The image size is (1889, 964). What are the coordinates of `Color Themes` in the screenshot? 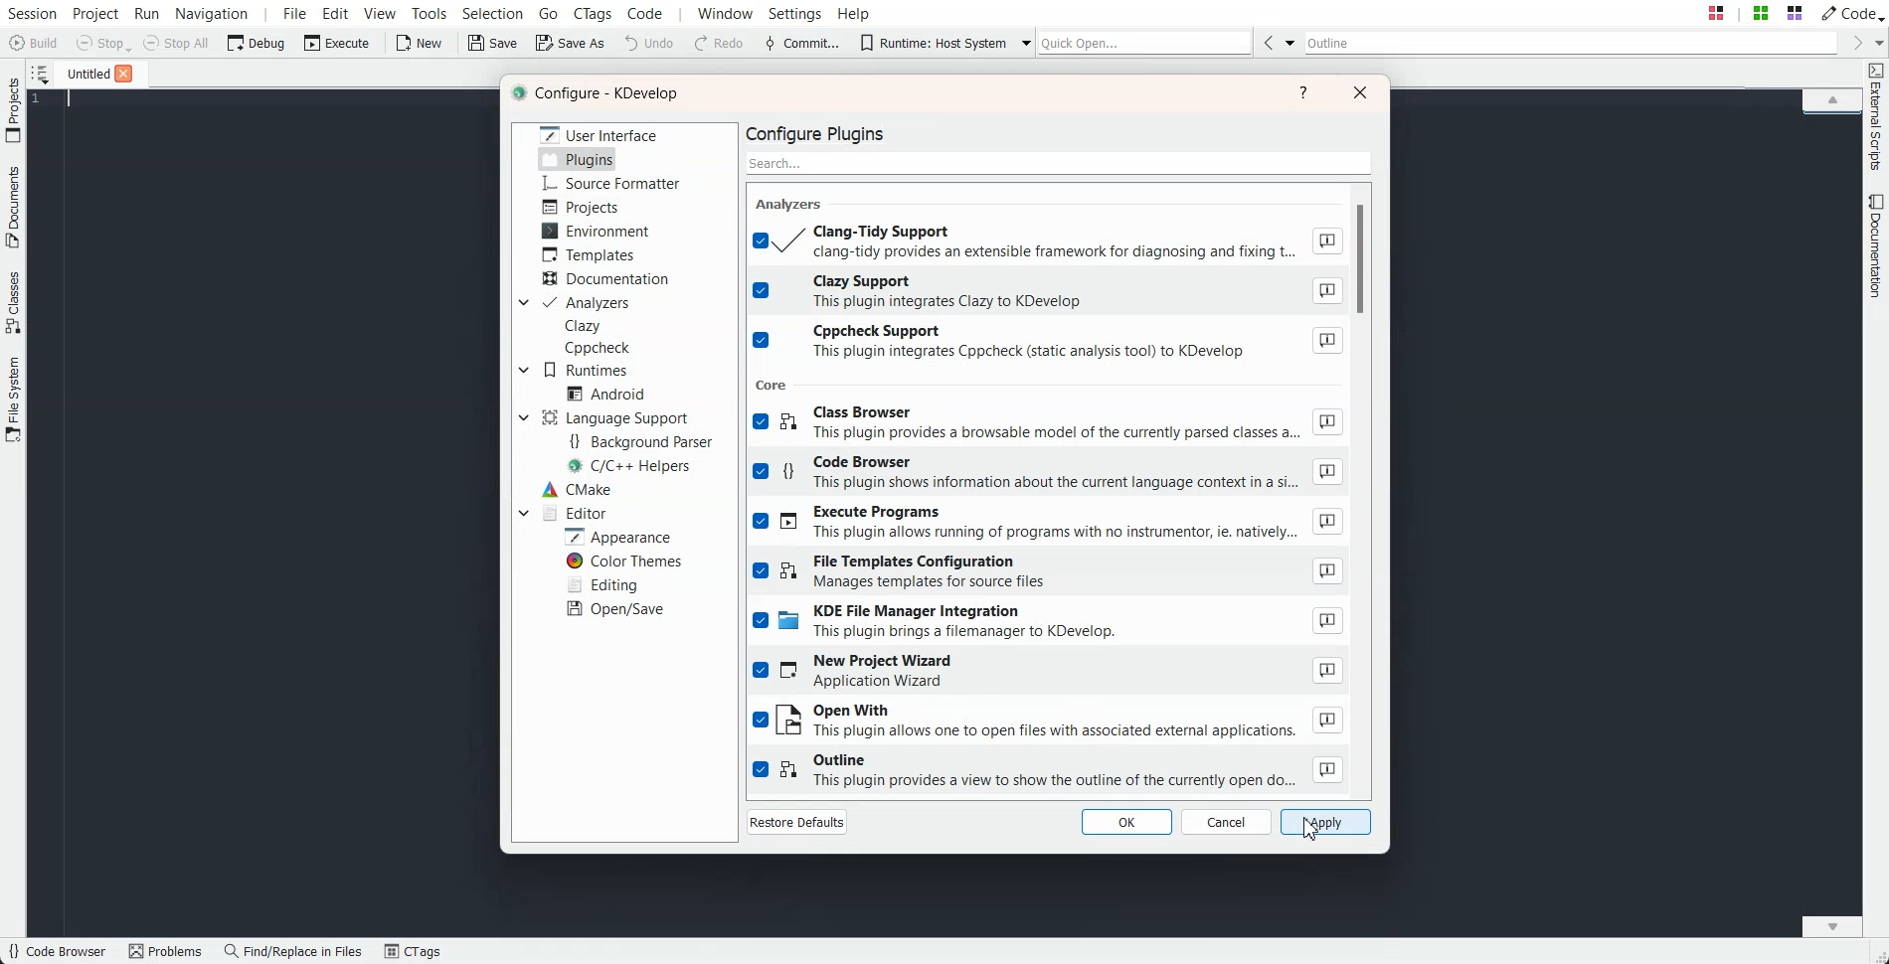 It's located at (622, 562).